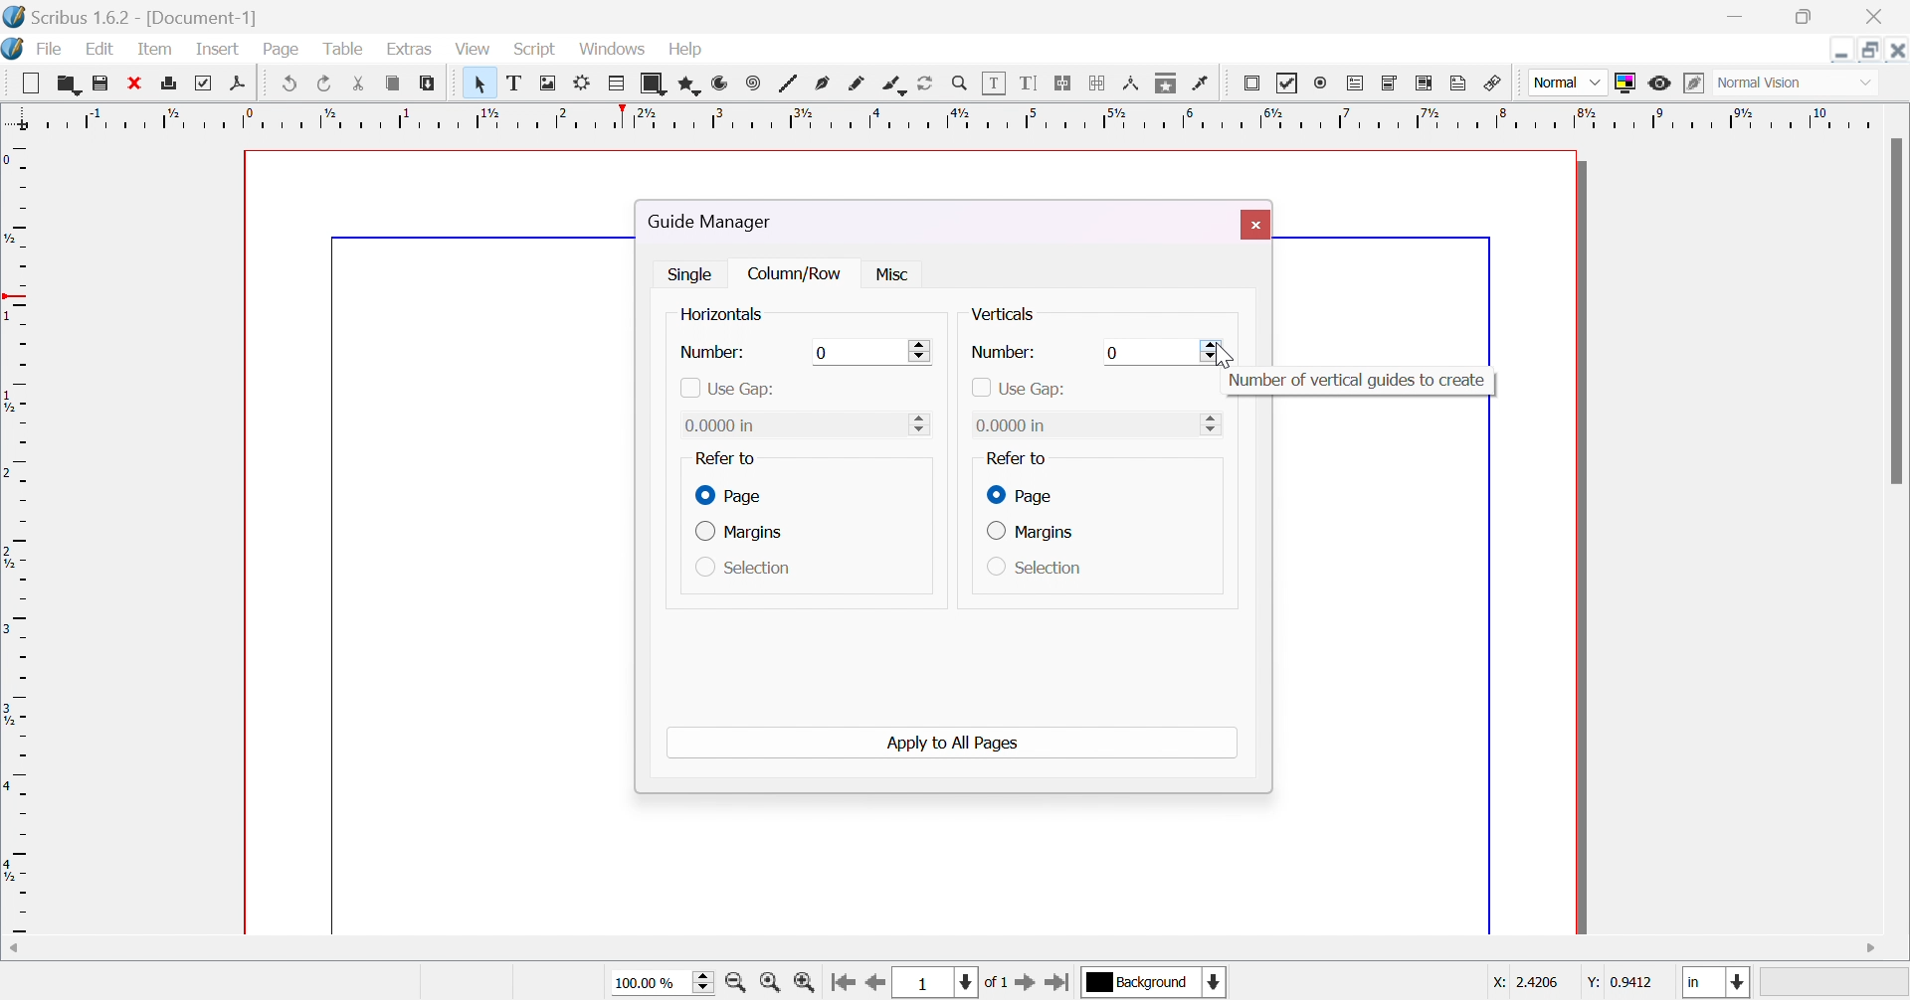  What do you see at coordinates (16, 534) in the screenshot?
I see `ruler` at bounding box center [16, 534].